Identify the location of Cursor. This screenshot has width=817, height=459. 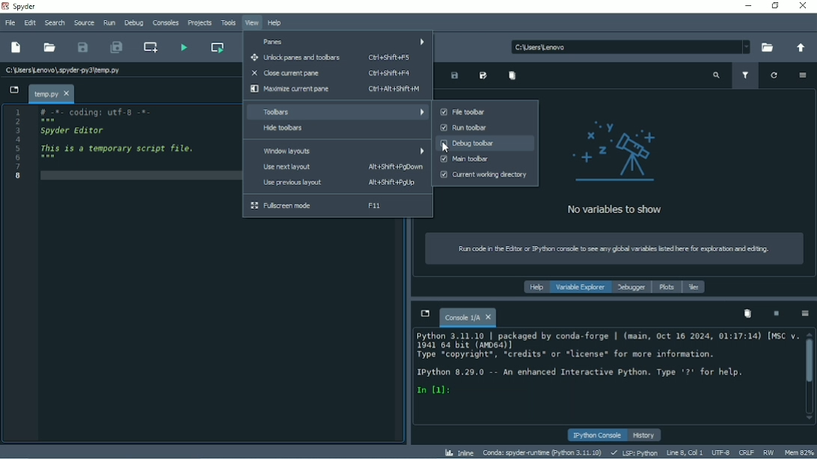
(444, 149).